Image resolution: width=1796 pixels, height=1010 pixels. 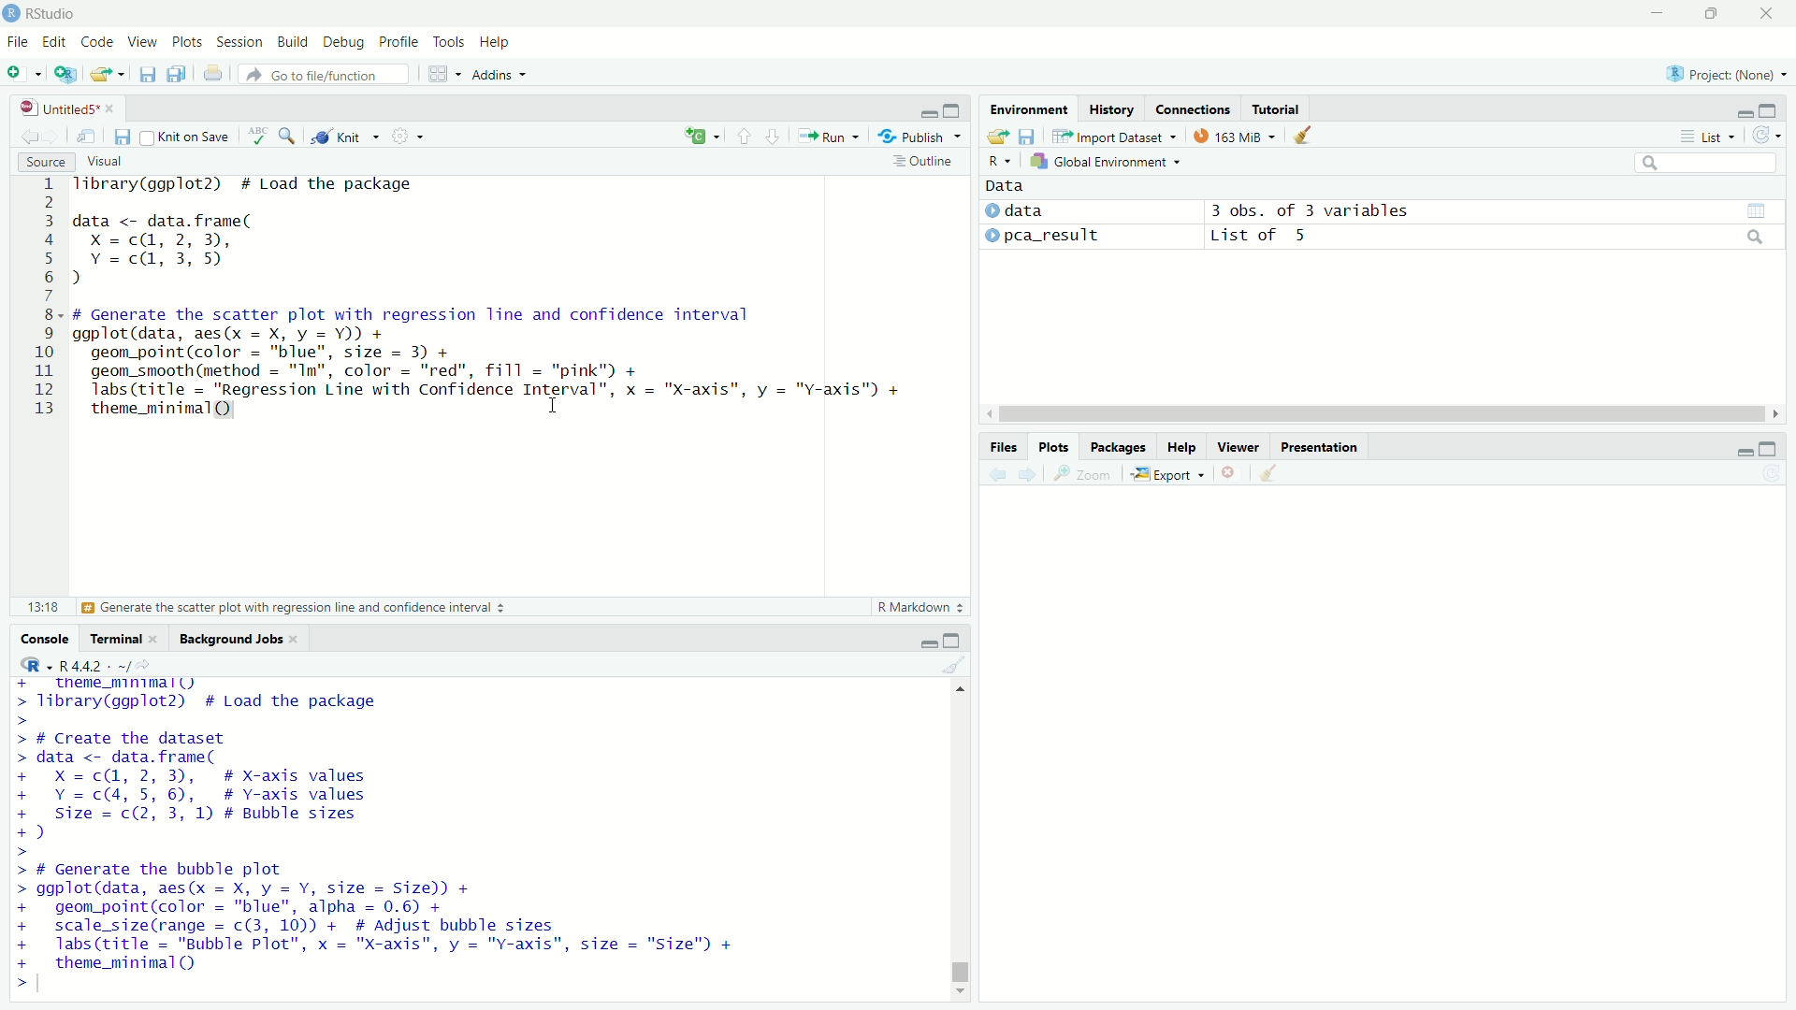 What do you see at coordinates (702, 135) in the screenshot?
I see `insert a new code/chunk` at bounding box center [702, 135].